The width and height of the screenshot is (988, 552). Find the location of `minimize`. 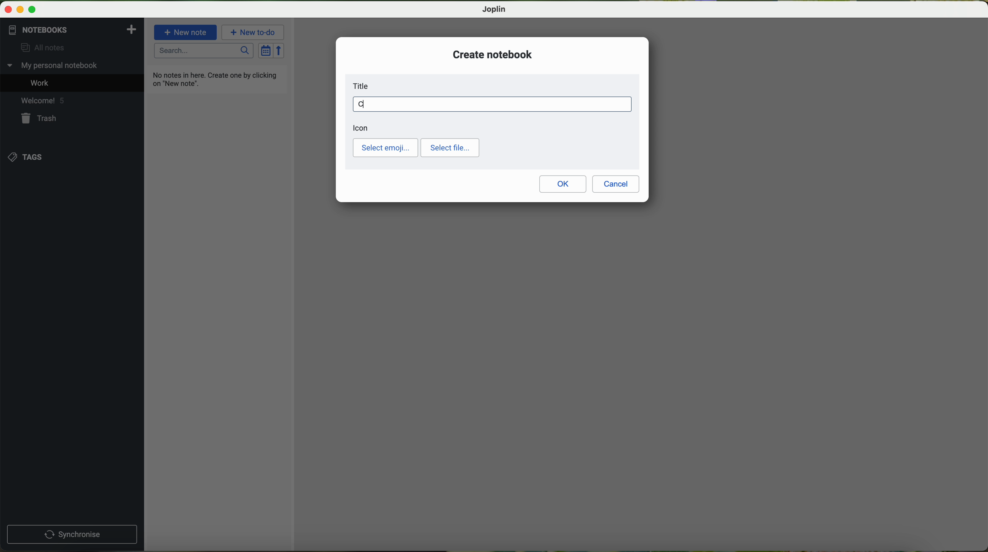

minimize is located at coordinates (21, 10).